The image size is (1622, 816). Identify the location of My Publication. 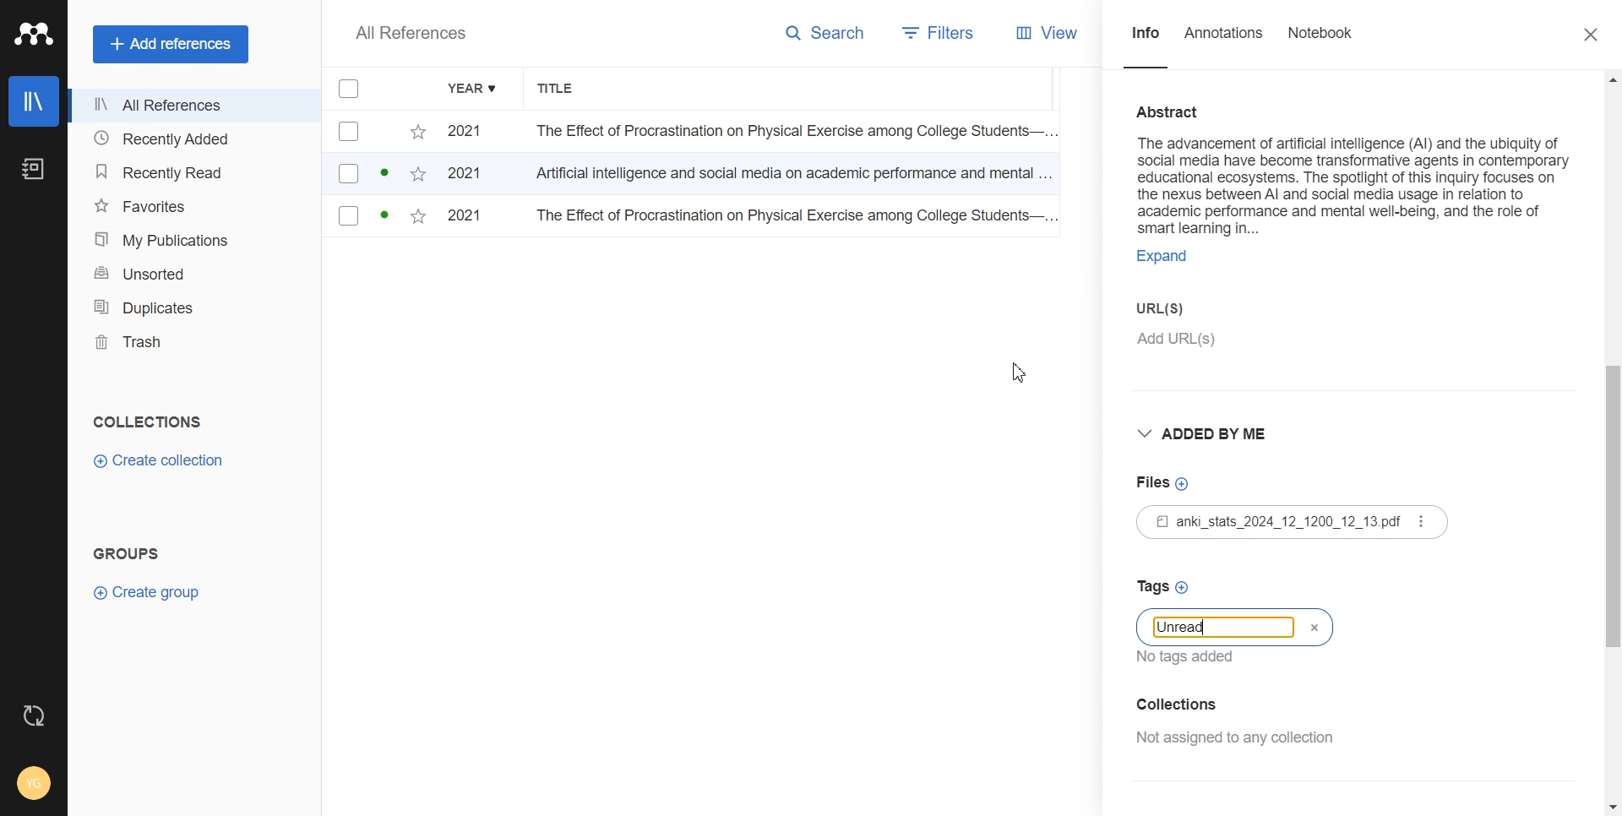
(193, 239).